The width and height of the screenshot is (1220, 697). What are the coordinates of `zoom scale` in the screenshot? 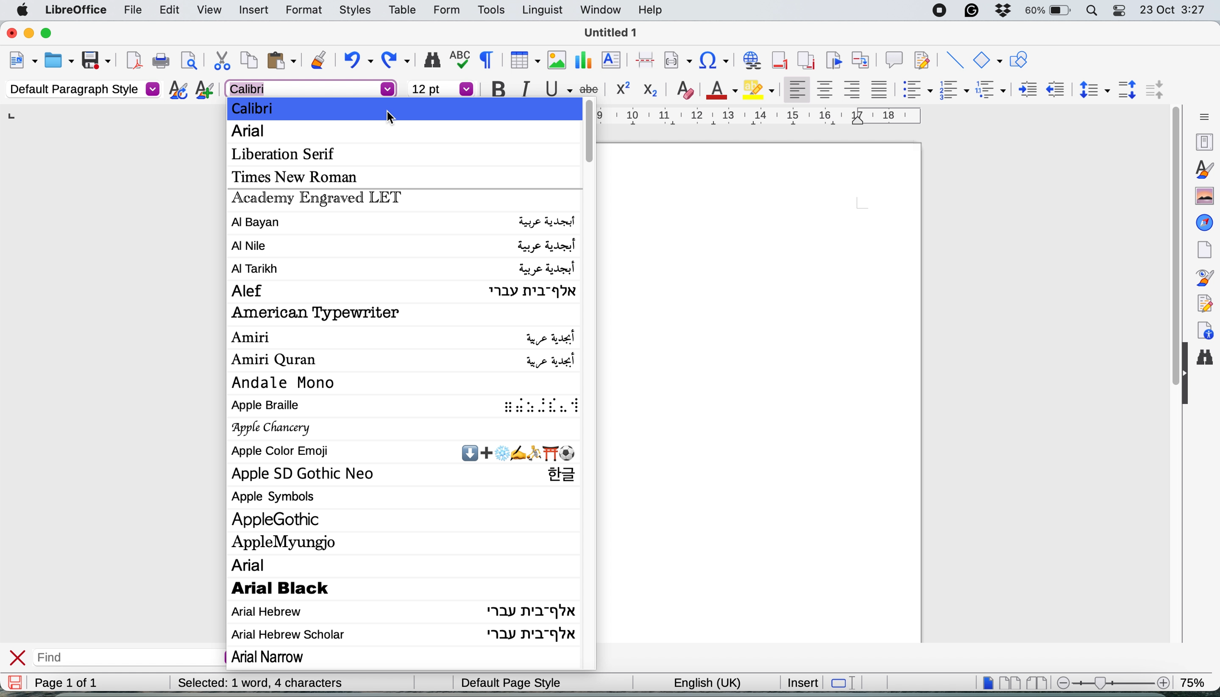 It's located at (1111, 682).